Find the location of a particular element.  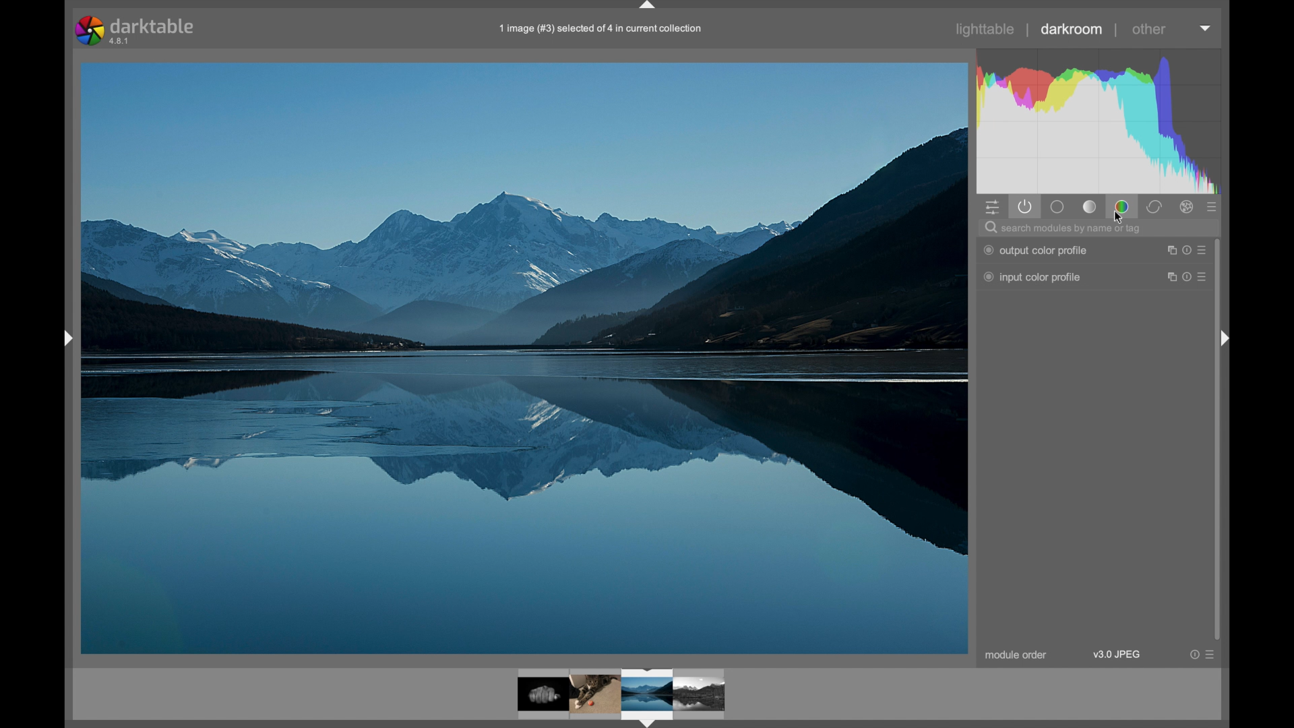

sidebar is located at coordinates (65, 338).